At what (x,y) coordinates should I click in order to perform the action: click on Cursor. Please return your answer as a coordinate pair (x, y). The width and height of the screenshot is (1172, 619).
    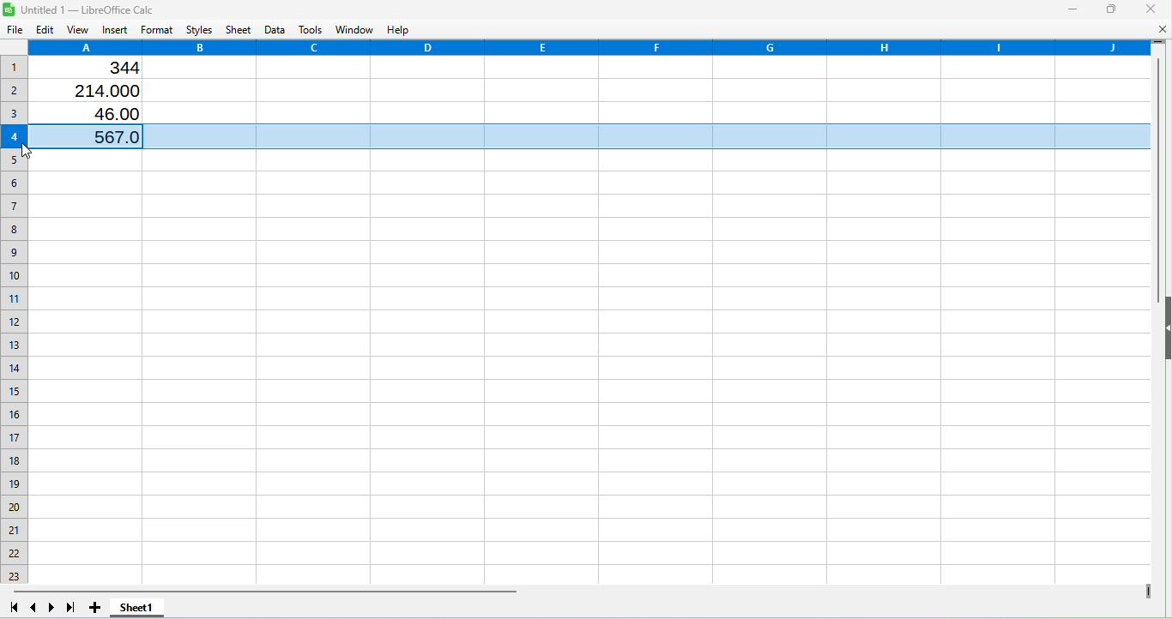
    Looking at the image, I should click on (31, 149).